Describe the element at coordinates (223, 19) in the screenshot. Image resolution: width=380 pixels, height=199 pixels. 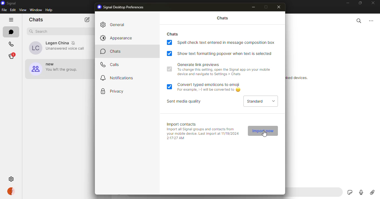
I see `chats` at that location.